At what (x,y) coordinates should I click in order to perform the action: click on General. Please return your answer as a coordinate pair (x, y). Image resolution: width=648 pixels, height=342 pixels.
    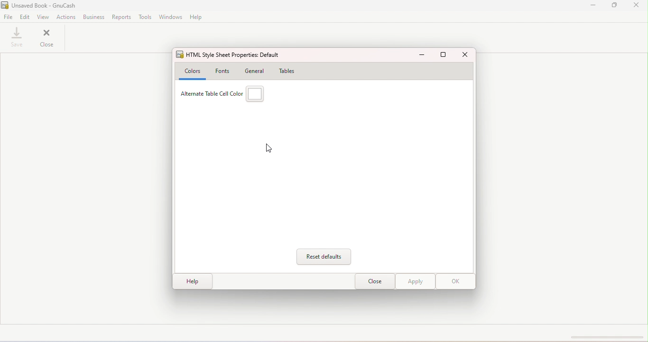
    Looking at the image, I should click on (255, 71).